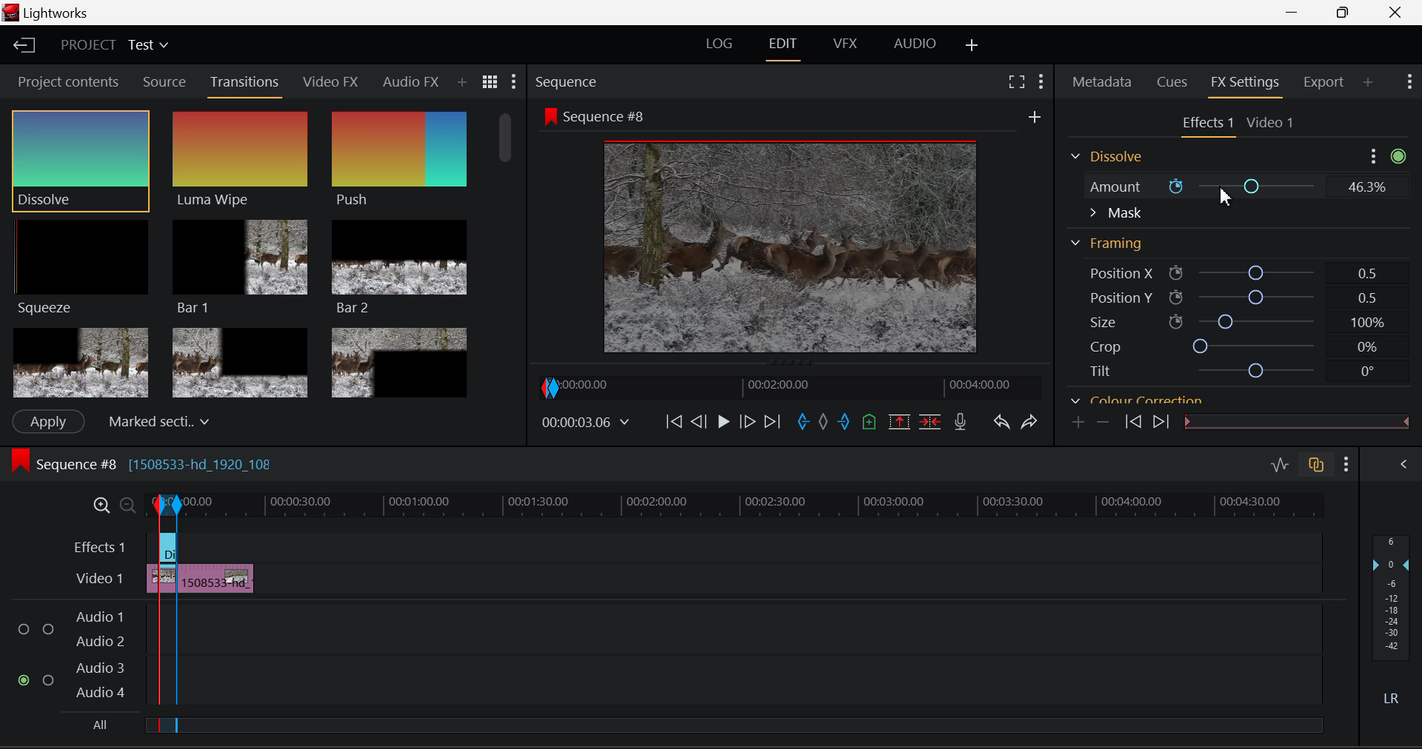 The image size is (1422, 749). What do you see at coordinates (490, 82) in the screenshot?
I see `Toggle between list and title view` at bounding box center [490, 82].